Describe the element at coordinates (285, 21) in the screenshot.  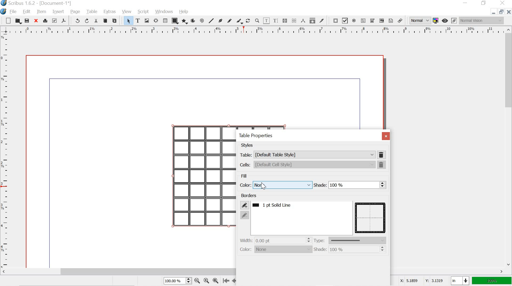
I see `link text frames` at that location.